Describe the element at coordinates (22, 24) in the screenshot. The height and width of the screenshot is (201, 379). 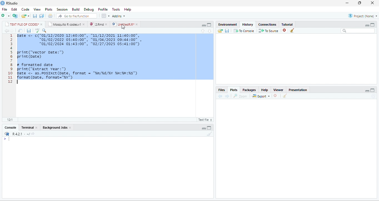
I see `TEXT FILE OF CODES` at that location.